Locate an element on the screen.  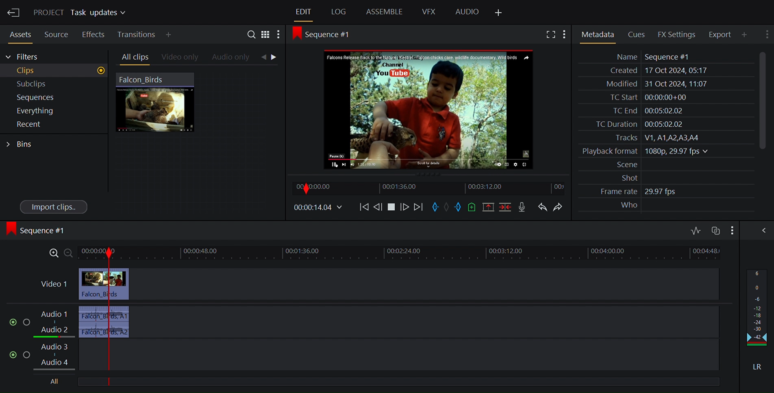
VFX is located at coordinates (429, 12).